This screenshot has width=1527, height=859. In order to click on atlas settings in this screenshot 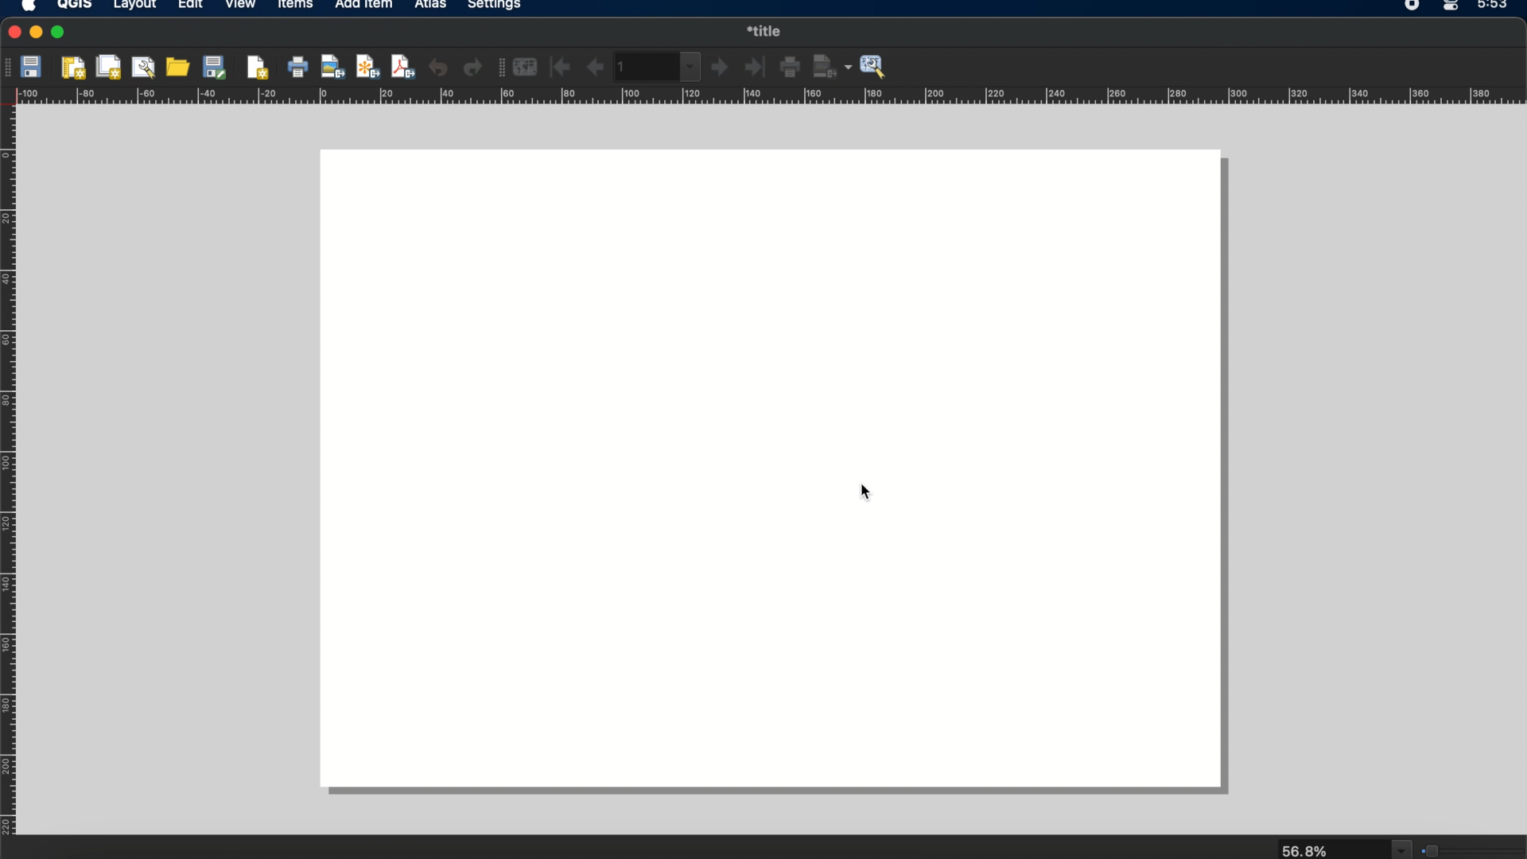, I will do `click(875, 67)`.